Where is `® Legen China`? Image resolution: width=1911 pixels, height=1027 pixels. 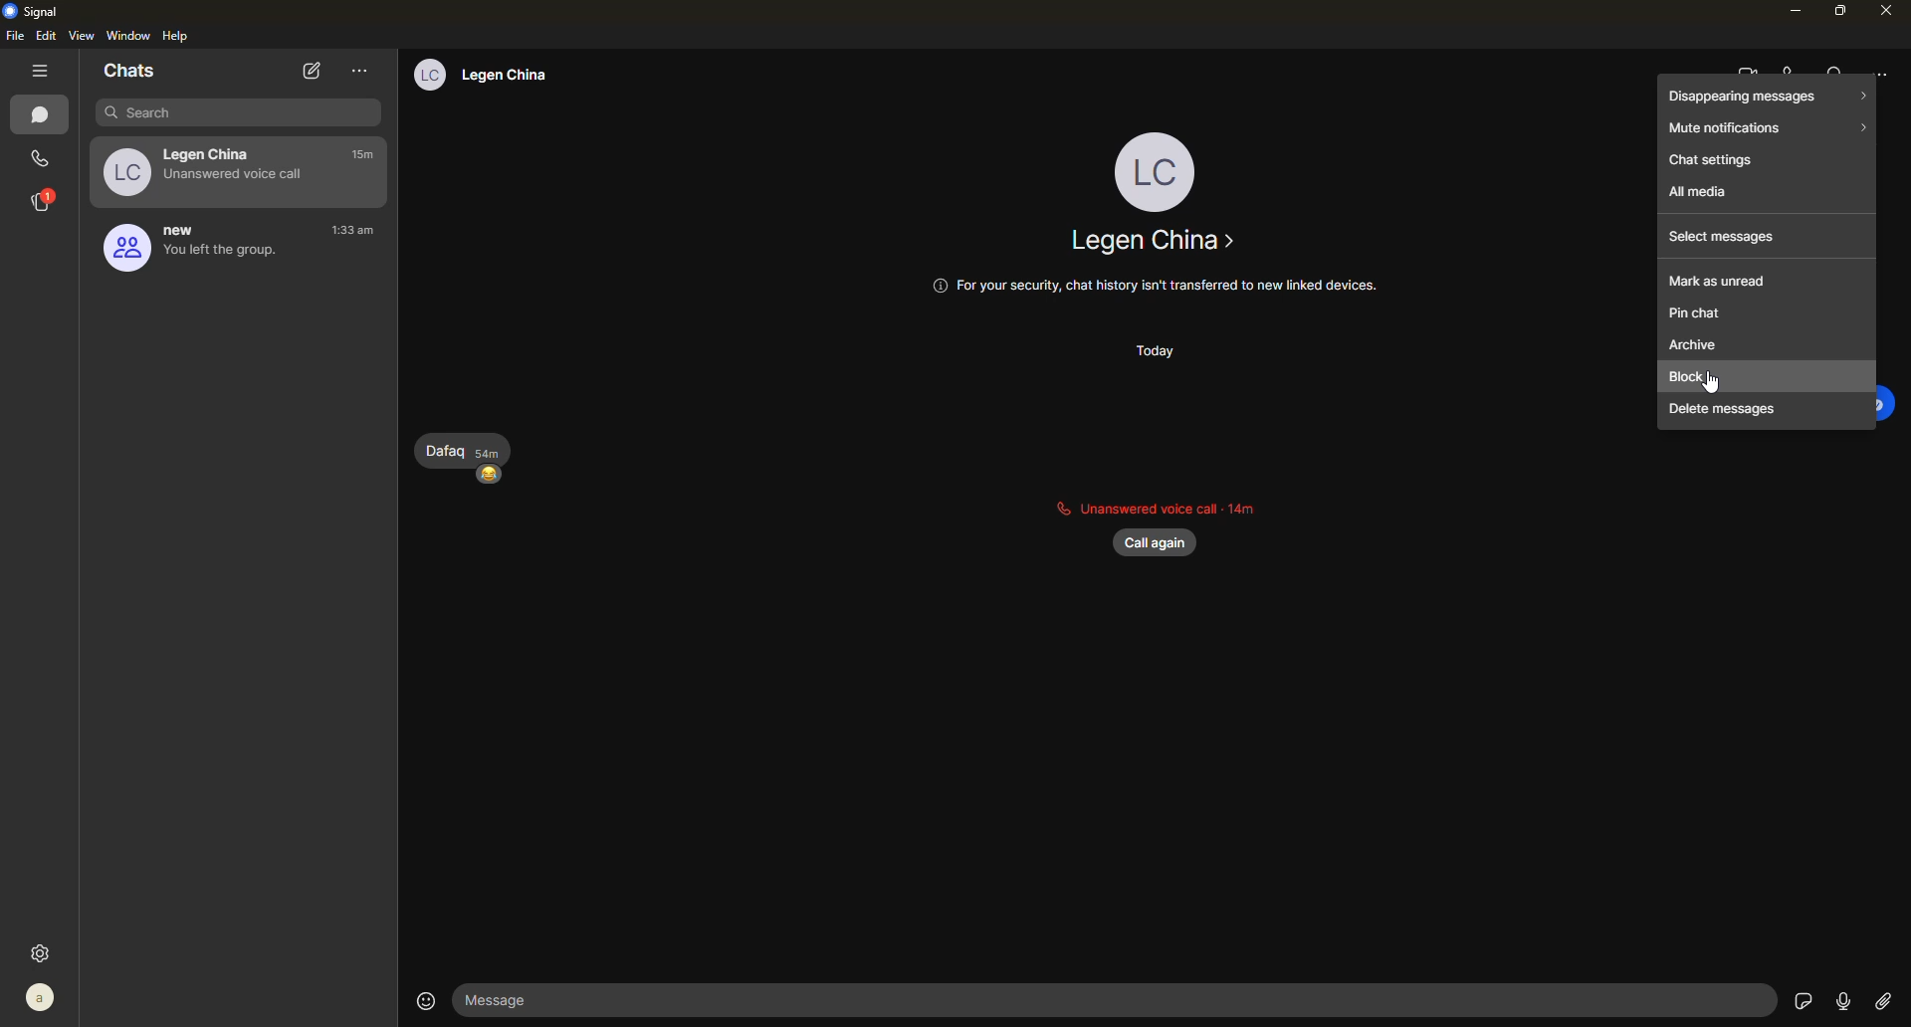
® Legen China is located at coordinates (475, 75).